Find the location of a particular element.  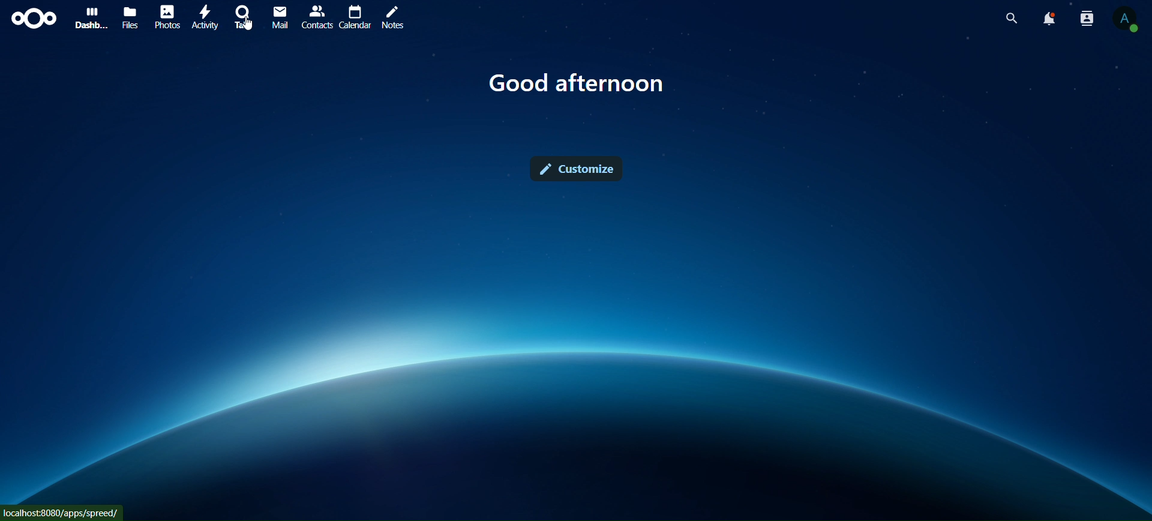

calendar is located at coordinates (354, 17).